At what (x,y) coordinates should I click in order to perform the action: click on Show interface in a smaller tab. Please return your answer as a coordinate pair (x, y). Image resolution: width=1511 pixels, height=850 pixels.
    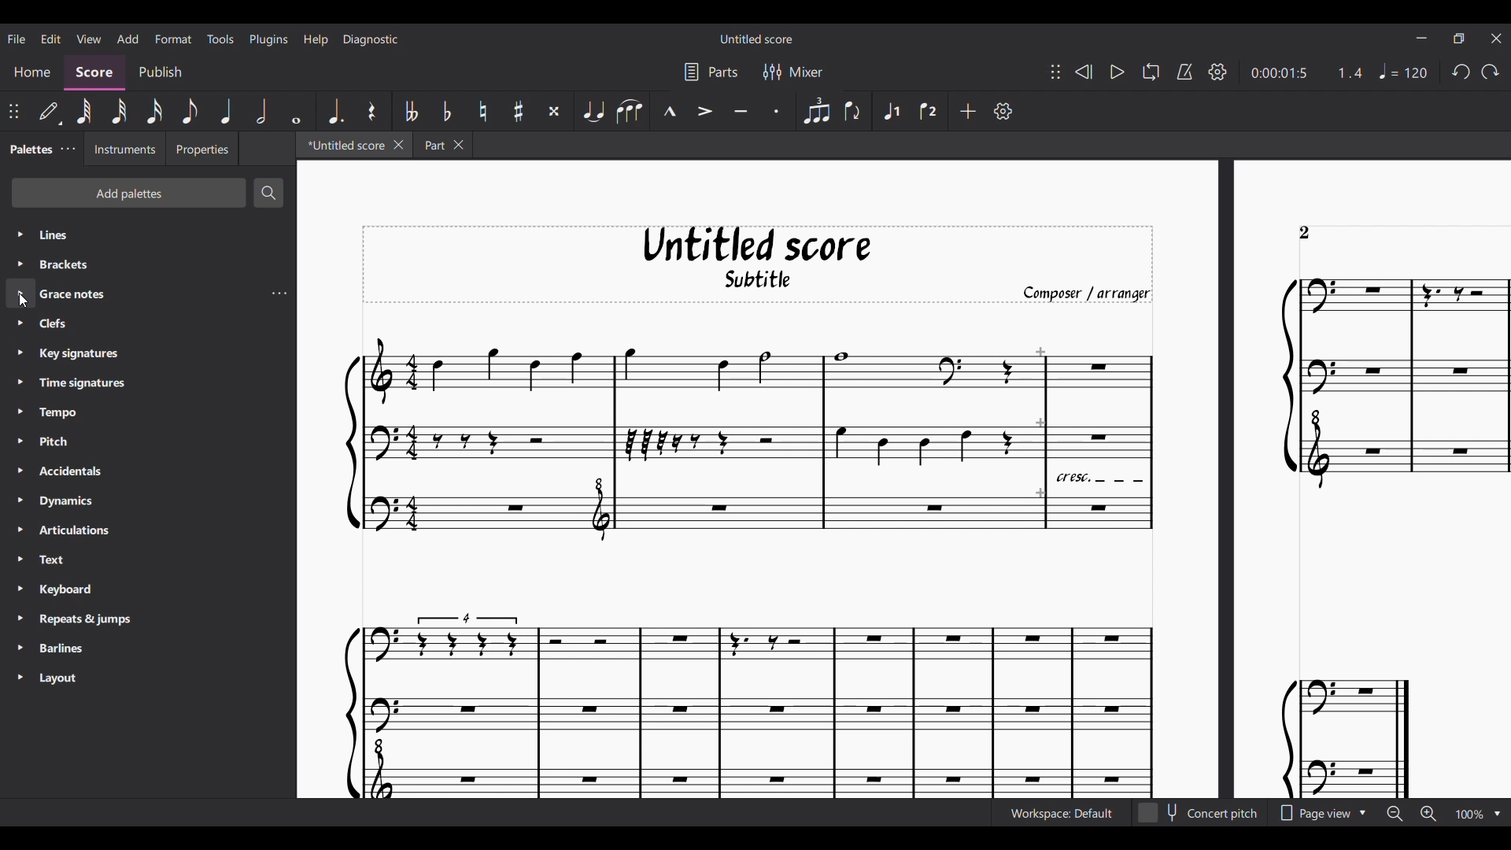
    Looking at the image, I should click on (1458, 39).